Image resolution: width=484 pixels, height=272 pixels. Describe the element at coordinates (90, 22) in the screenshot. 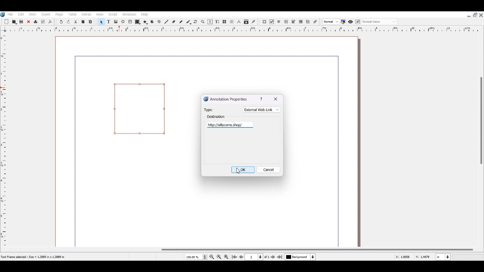

I see `Paste` at that location.